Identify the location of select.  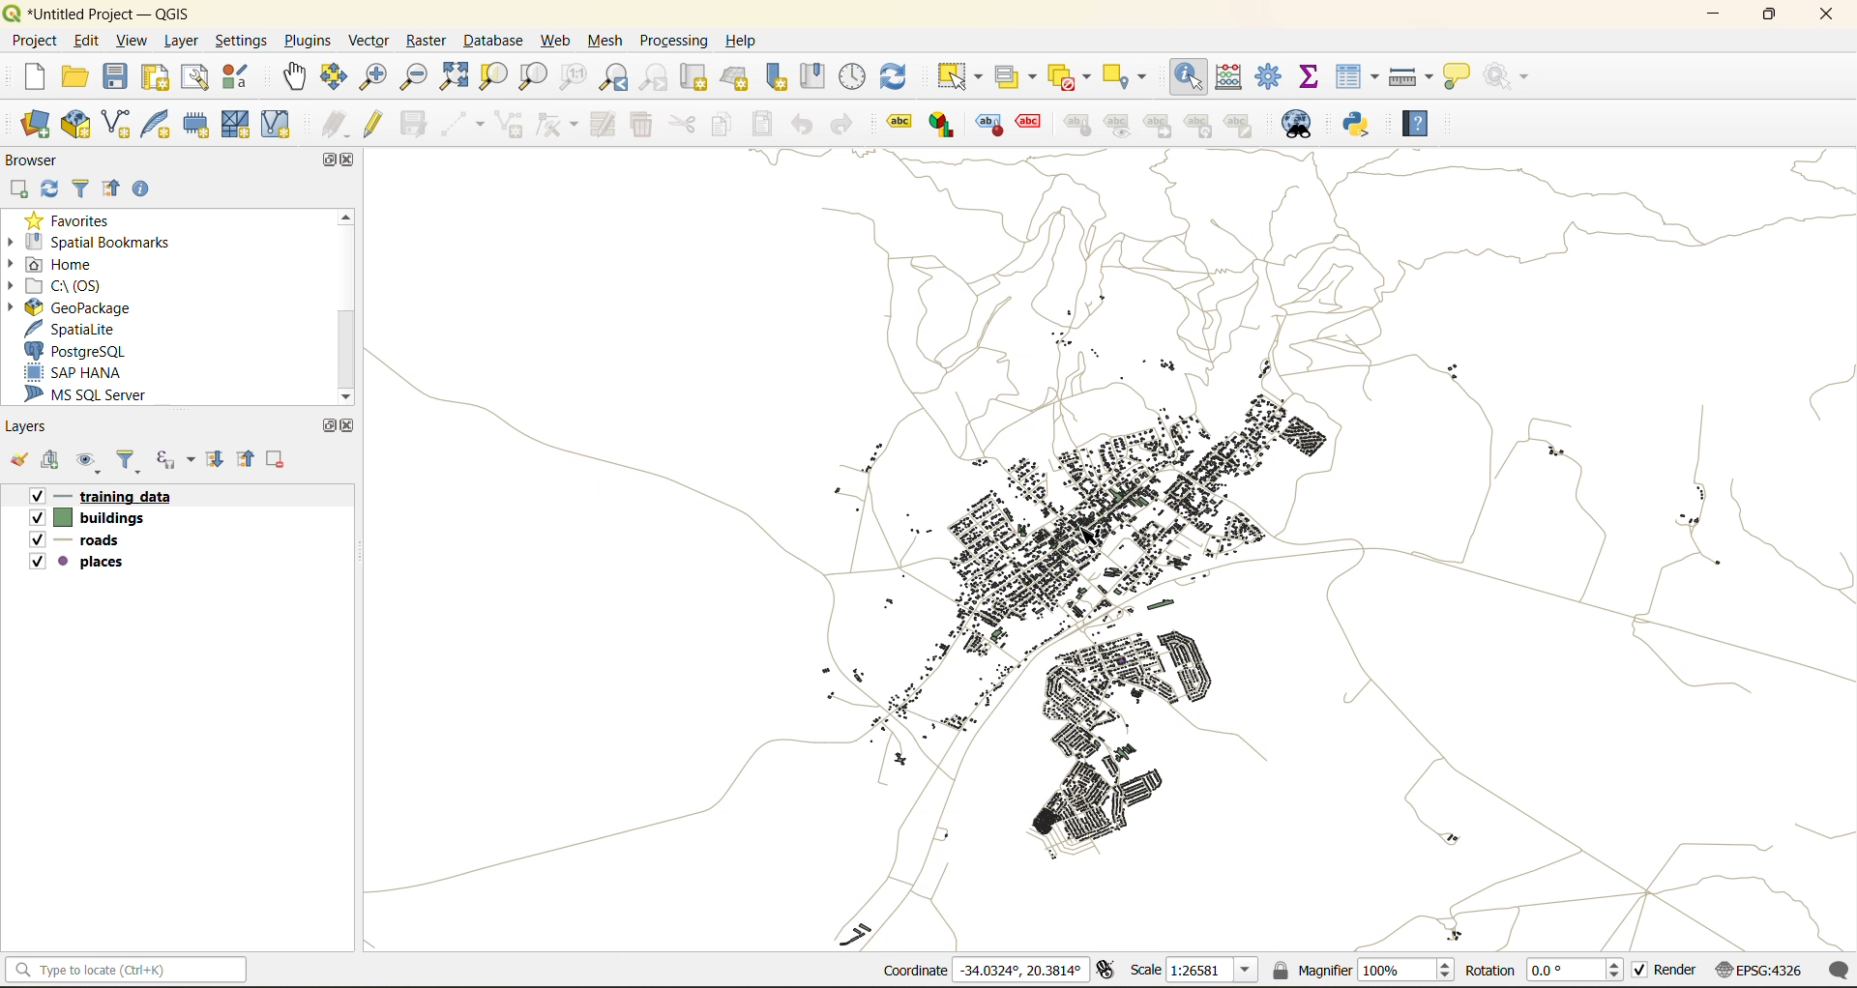
(962, 78).